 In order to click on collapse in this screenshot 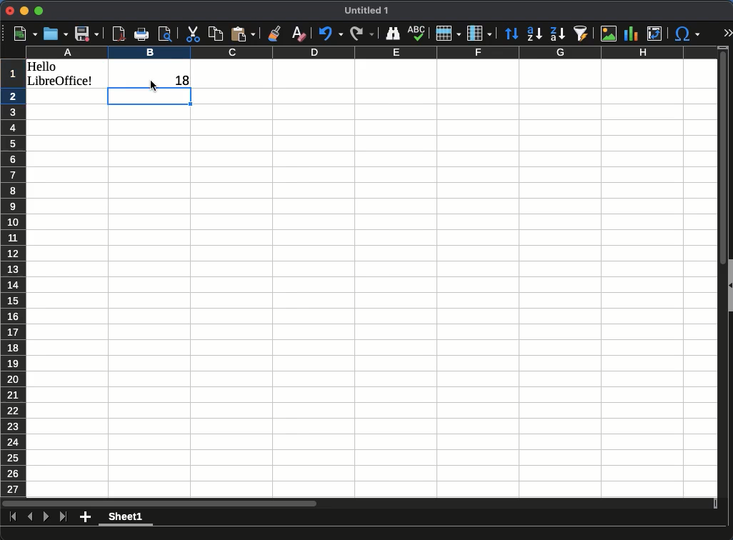, I will do `click(729, 286)`.